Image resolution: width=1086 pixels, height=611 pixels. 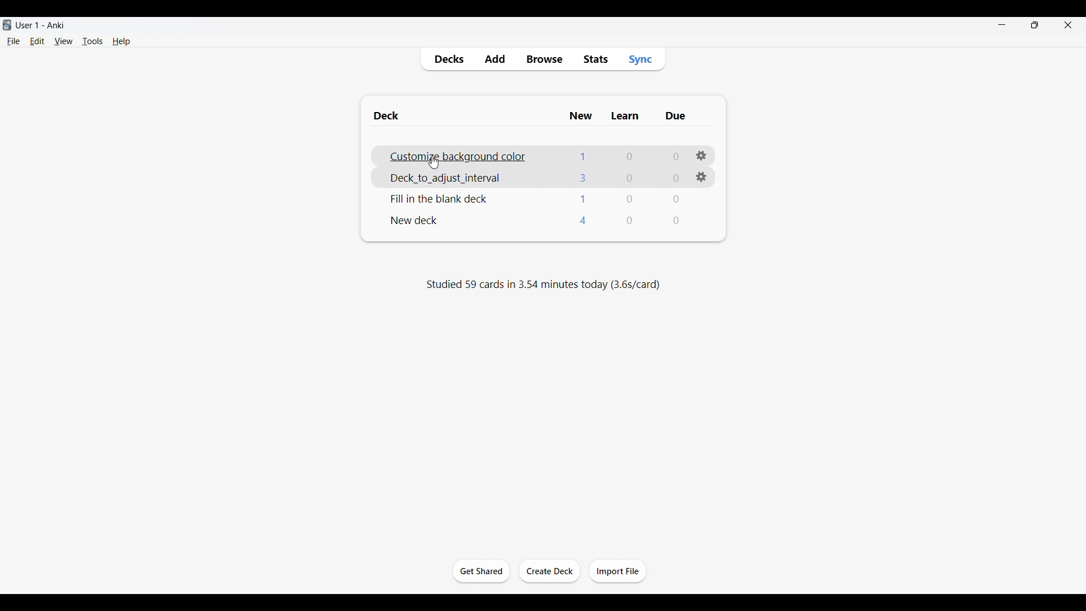 What do you see at coordinates (629, 177) in the screenshot?
I see `Details specific to each column and deck` at bounding box center [629, 177].